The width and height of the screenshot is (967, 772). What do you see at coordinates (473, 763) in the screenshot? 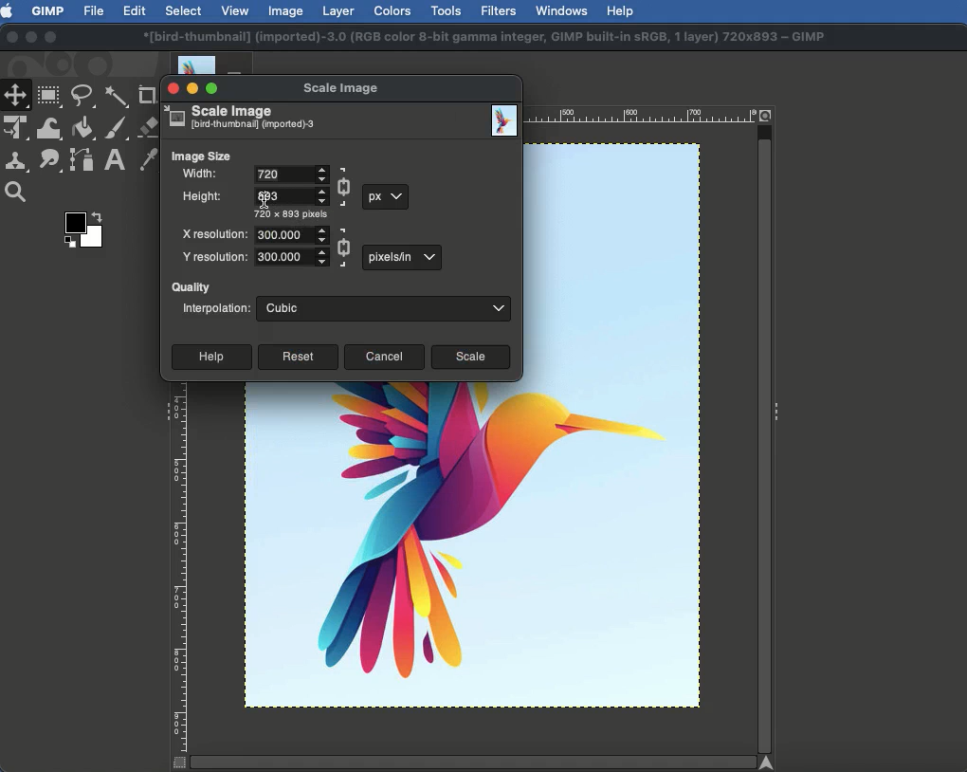
I see `Scroll` at bounding box center [473, 763].